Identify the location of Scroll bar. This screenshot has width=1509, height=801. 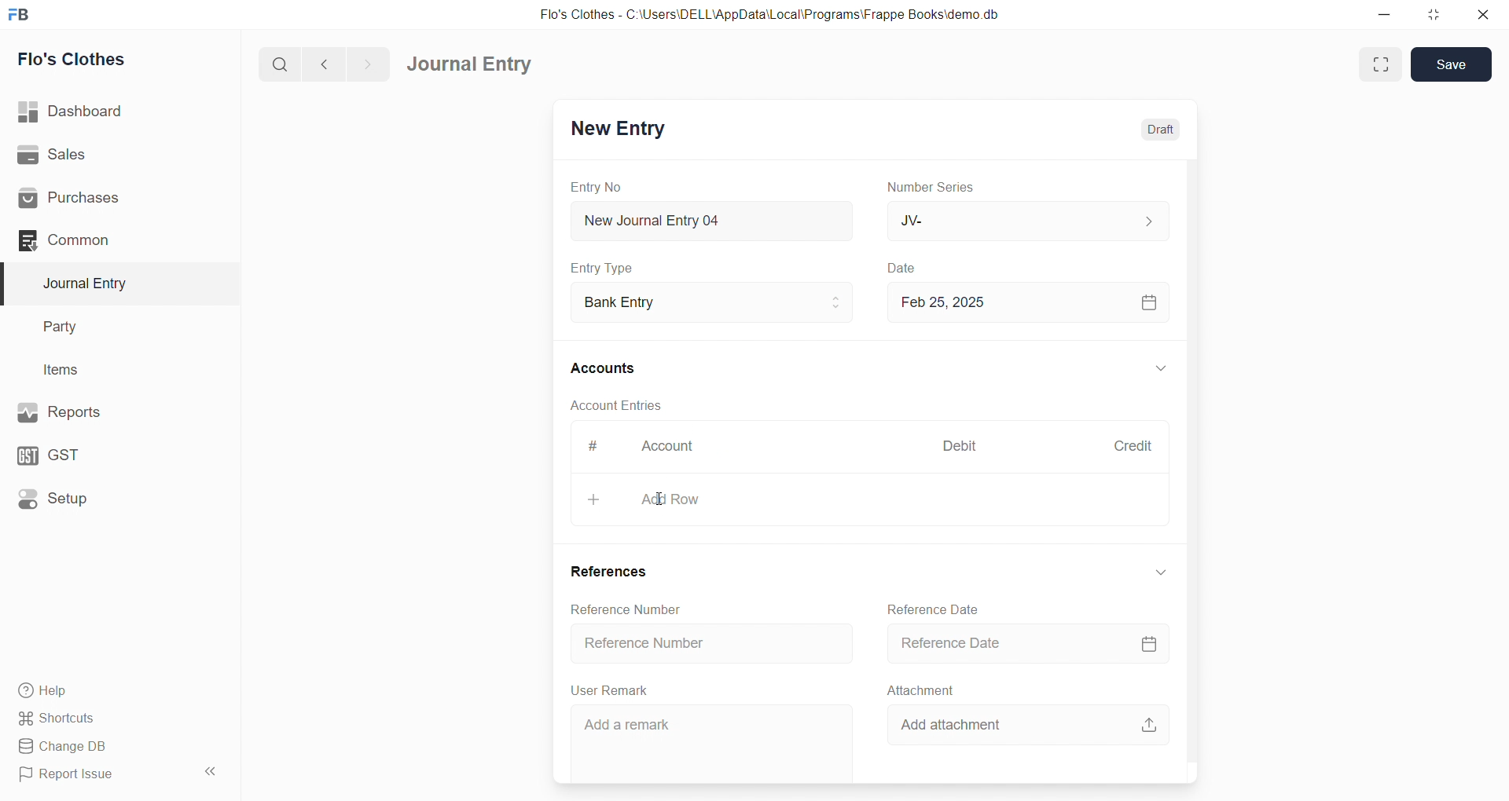
(1201, 449).